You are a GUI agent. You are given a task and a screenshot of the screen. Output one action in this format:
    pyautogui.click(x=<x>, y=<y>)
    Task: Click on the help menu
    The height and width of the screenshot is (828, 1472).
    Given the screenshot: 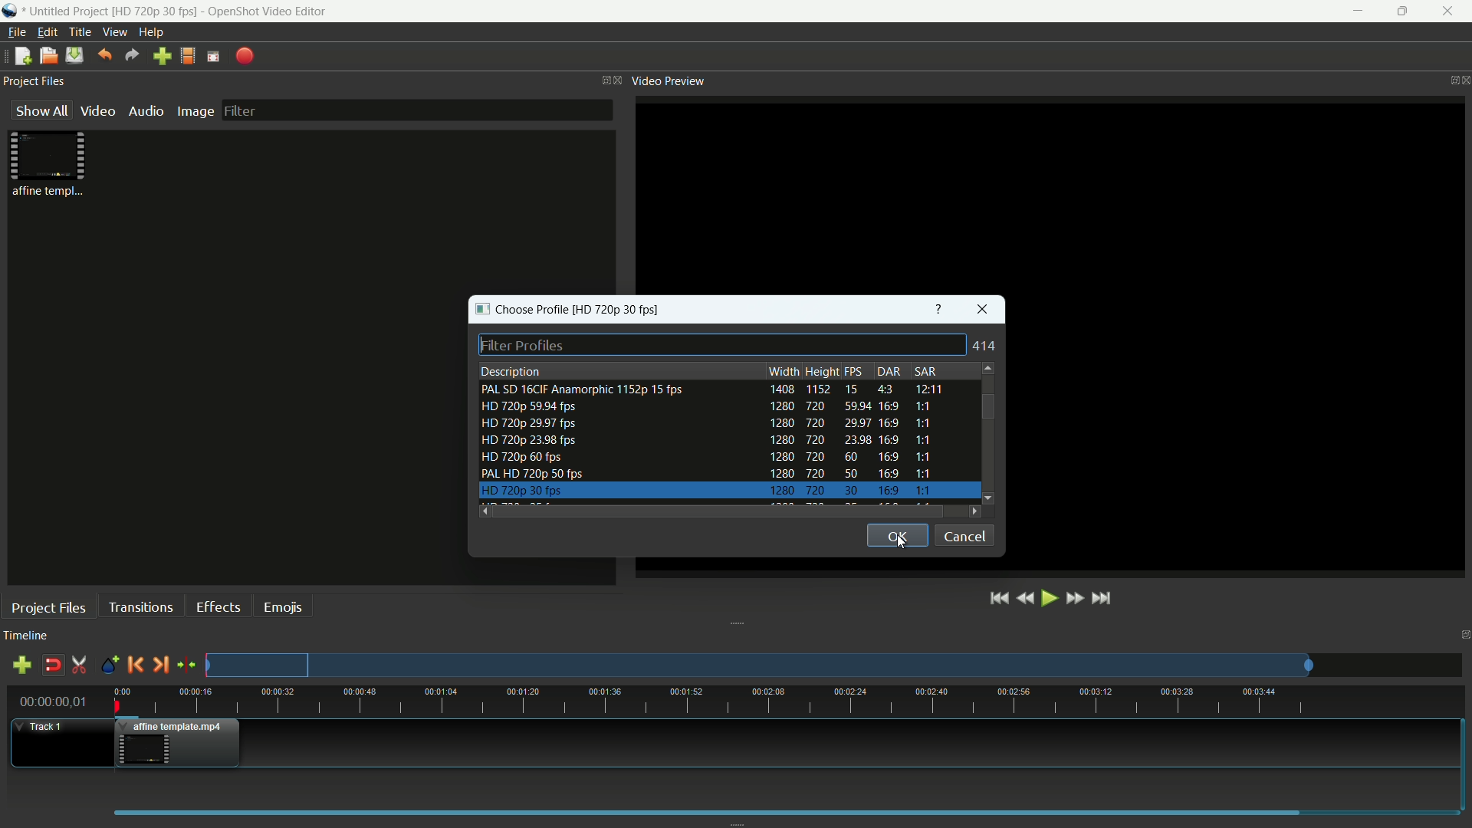 What is the action you would take?
    pyautogui.click(x=151, y=32)
    